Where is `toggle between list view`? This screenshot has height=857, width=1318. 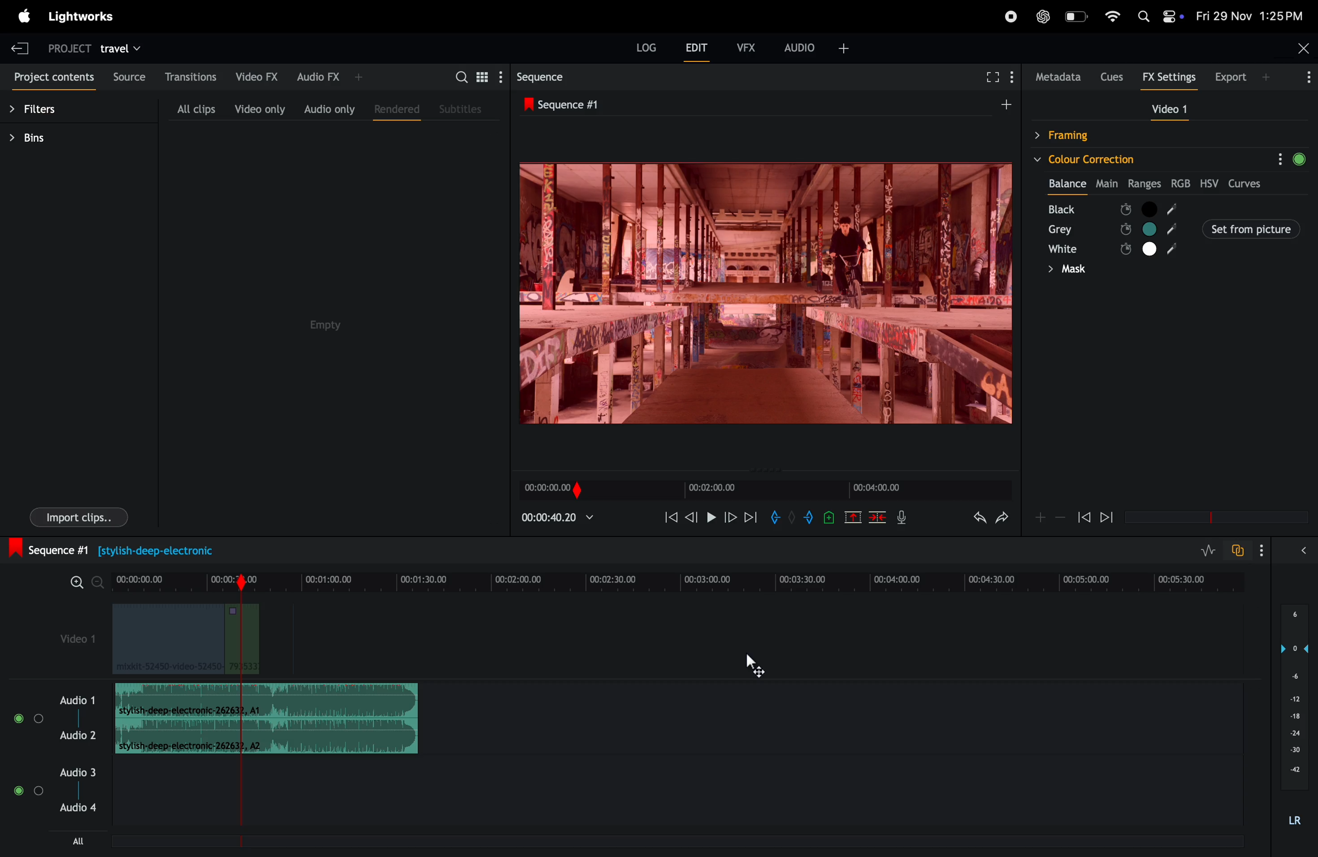
toggle between list view is located at coordinates (485, 76).